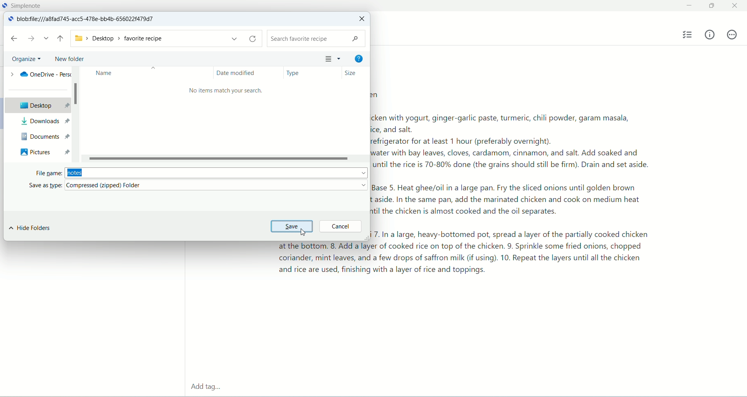 Image resolution: width=747 pixels, height=397 pixels. What do you see at coordinates (710, 34) in the screenshot?
I see `info` at bounding box center [710, 34].